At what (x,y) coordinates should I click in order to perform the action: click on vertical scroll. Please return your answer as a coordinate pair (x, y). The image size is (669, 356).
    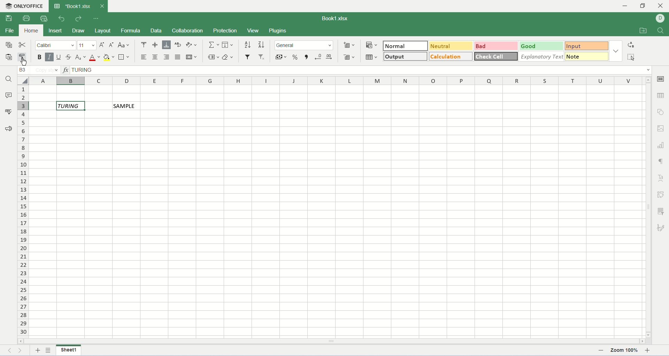
    Looking at the image, I should click on (648, 207).